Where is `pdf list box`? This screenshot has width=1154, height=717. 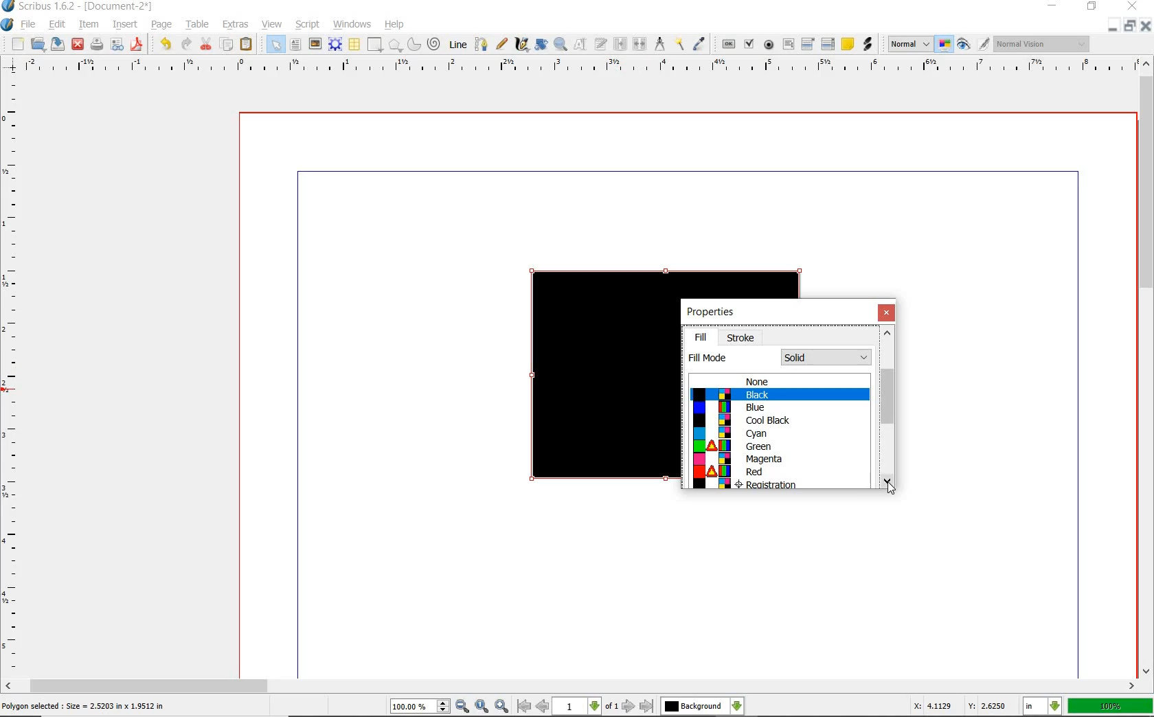
pdf list box is located at coordinates (828, 43).